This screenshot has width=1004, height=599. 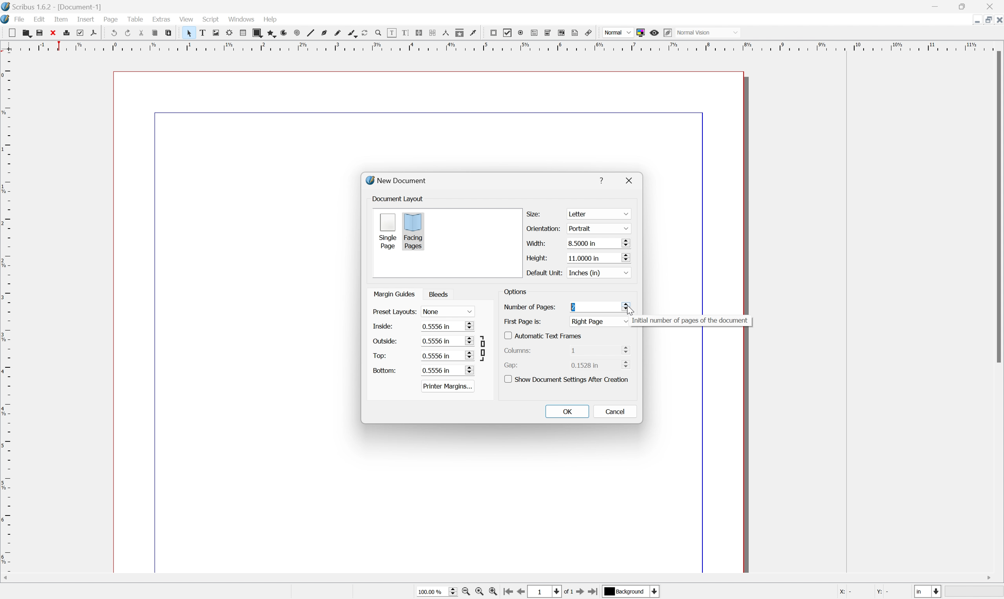 What do you see at coordinates (113, 33) in the screenshot?
I see `Undo` at bounding box center [113, 33].